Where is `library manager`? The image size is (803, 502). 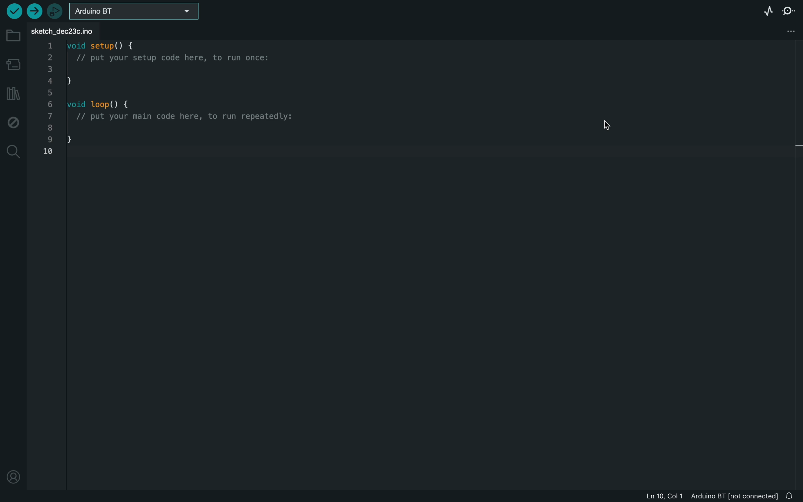
library manager is located at coordinates (14, 96).